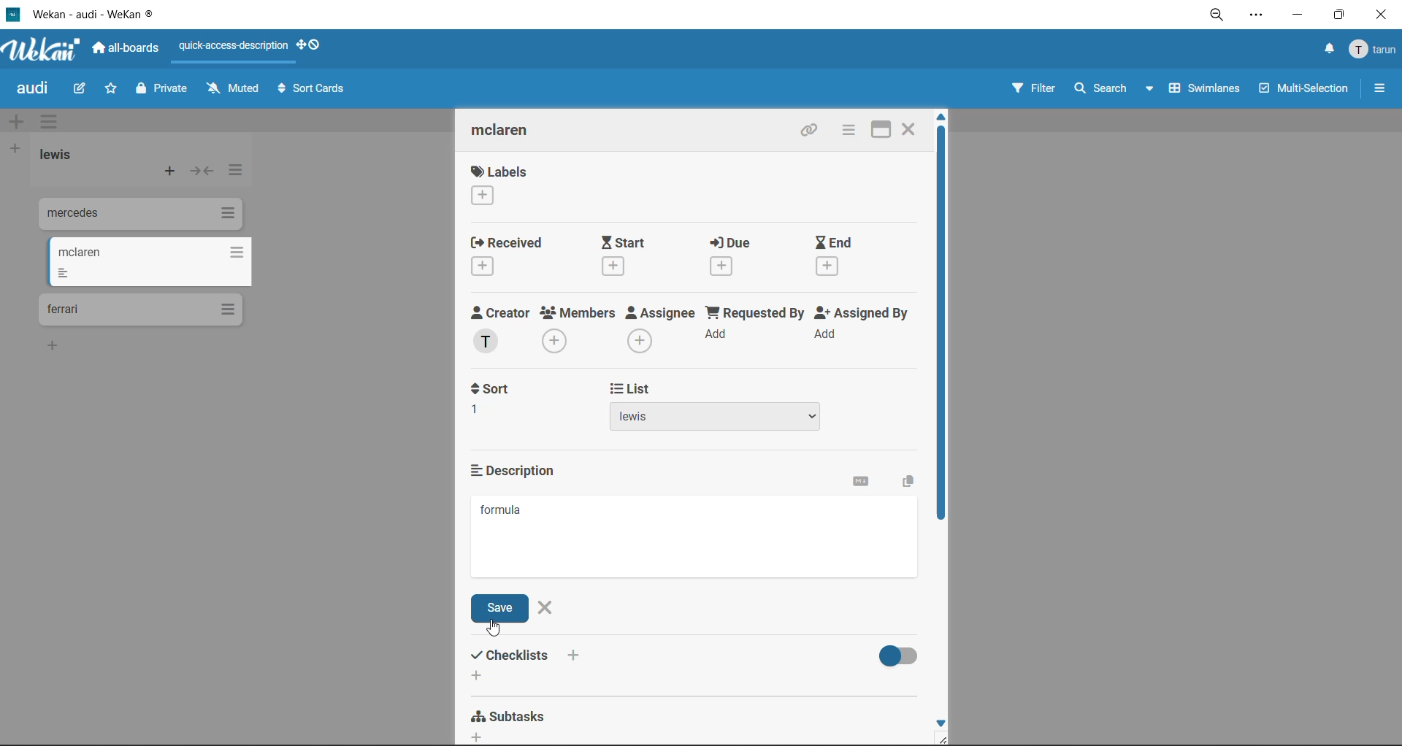 The height and width of the screenshot is (746, 1402). Describe the element at coordinates (848, 130) in the screenshot. I see `card actions` at that location.